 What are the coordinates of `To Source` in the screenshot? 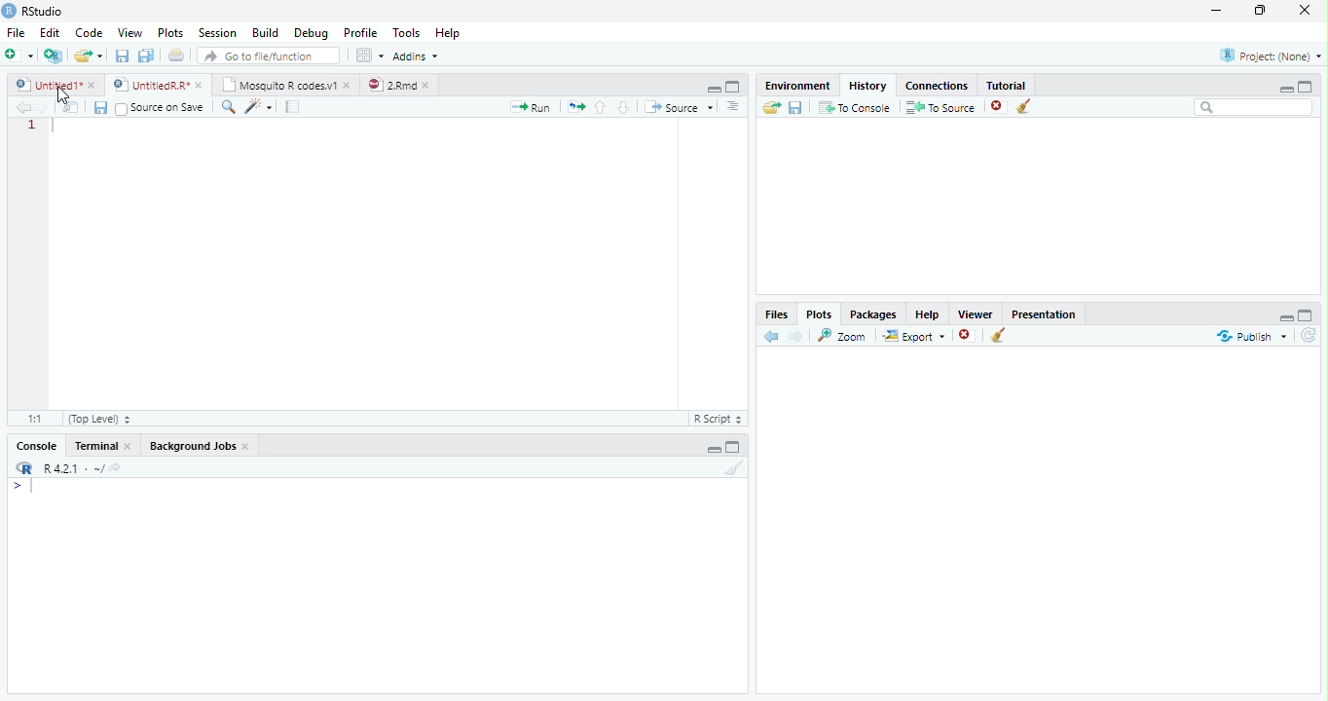 It's located at (941, 107).